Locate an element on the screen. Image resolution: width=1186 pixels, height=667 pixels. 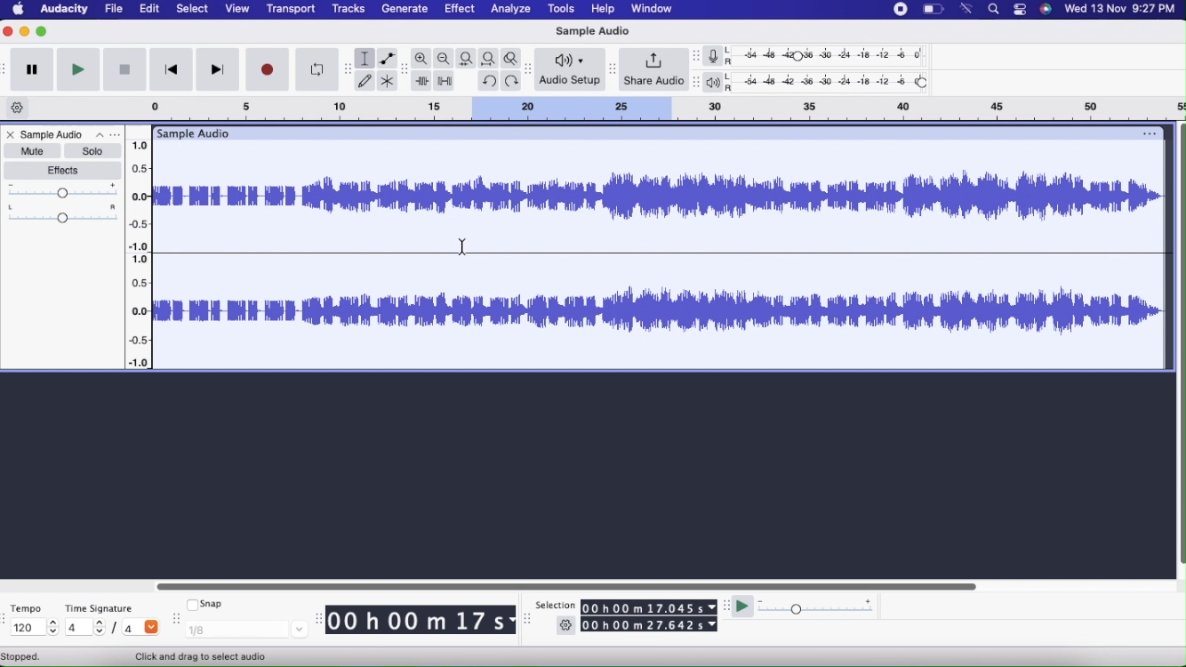
move toolbar is located at coordinates (531, 618).